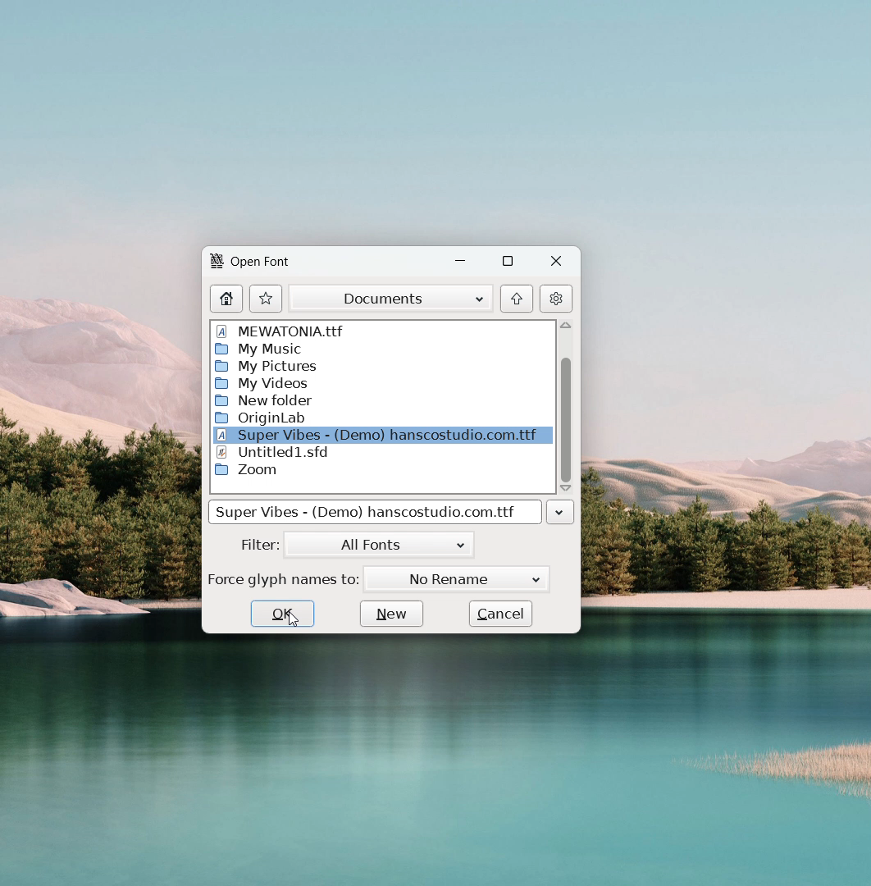  What do you see at coordinates (457, 578) in the screenshot?
I see `No Rename` at bounding box center [457, 578].